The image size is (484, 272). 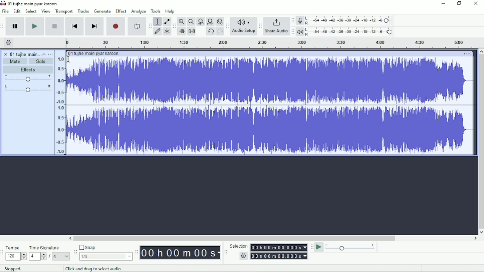 I want to click on 00 h 00 m 00.00s, so click(x=180, y=253).